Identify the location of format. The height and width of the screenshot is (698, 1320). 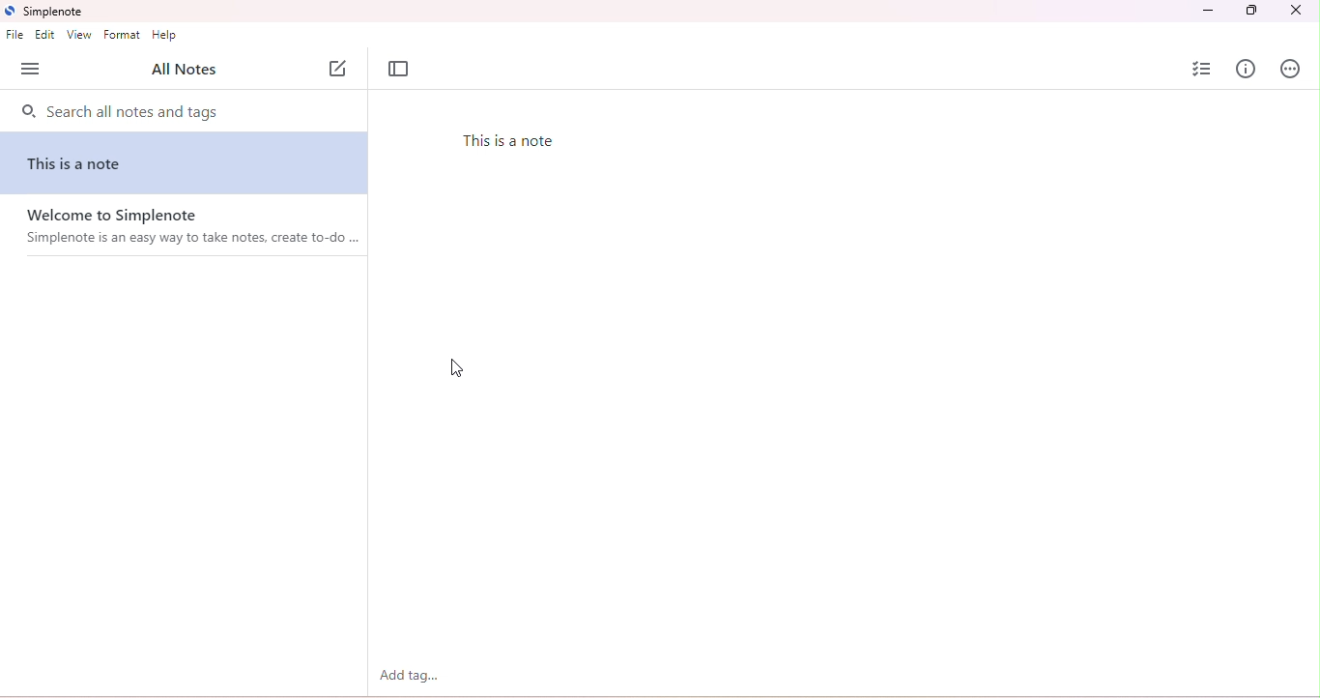
(122, 35).